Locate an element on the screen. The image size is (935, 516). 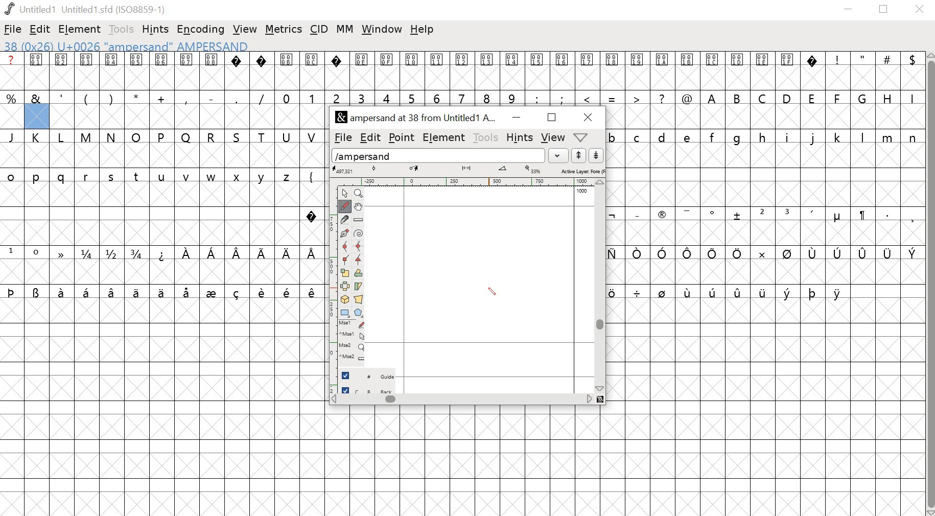
0004 is located at coordinates (111, 71).